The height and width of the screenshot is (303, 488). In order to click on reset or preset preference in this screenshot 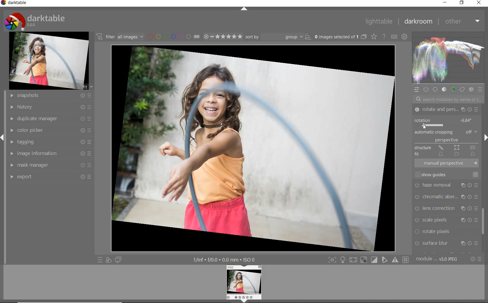, I will do `click(475, 259)`.